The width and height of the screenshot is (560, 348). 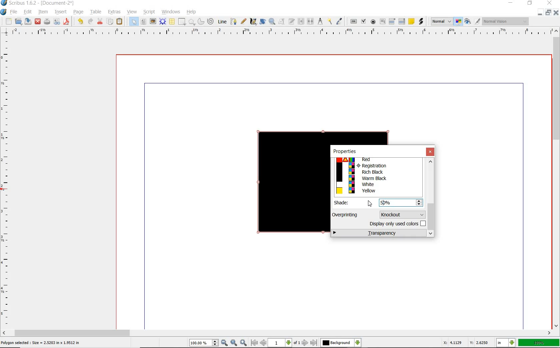 I want to click on table, so click(x=96, y=12).